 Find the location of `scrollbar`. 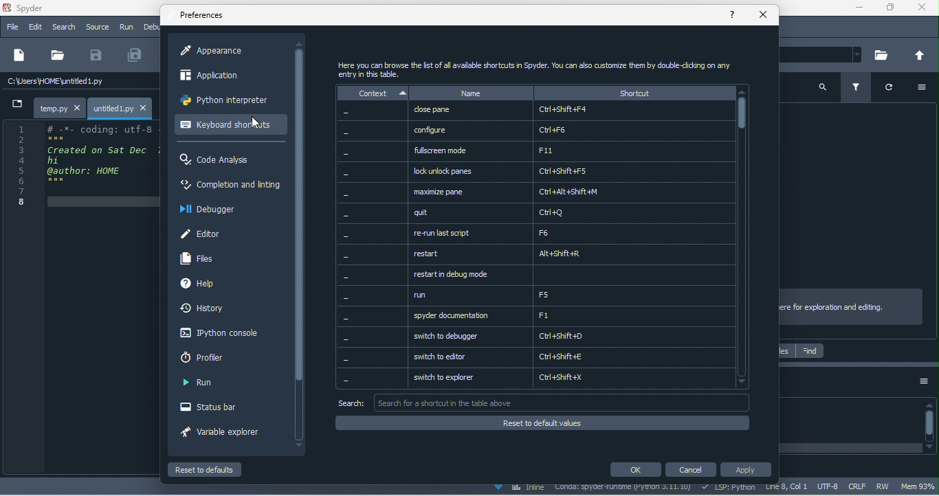

scrollbar is located at coordinates (745, 237).